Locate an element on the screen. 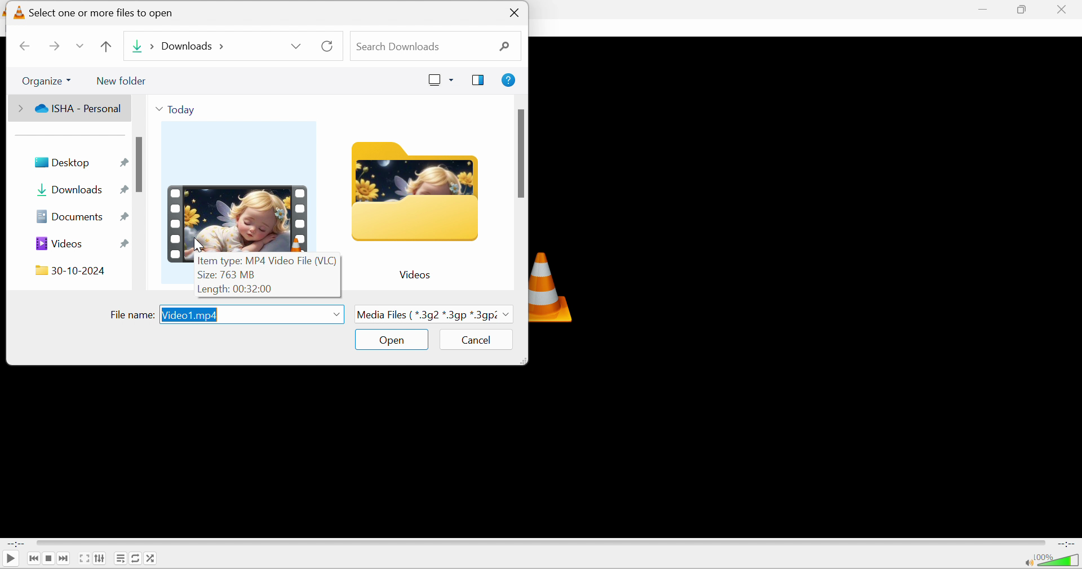  Next media in the playlist, skip forward when held is located at coordinates (64, 558).